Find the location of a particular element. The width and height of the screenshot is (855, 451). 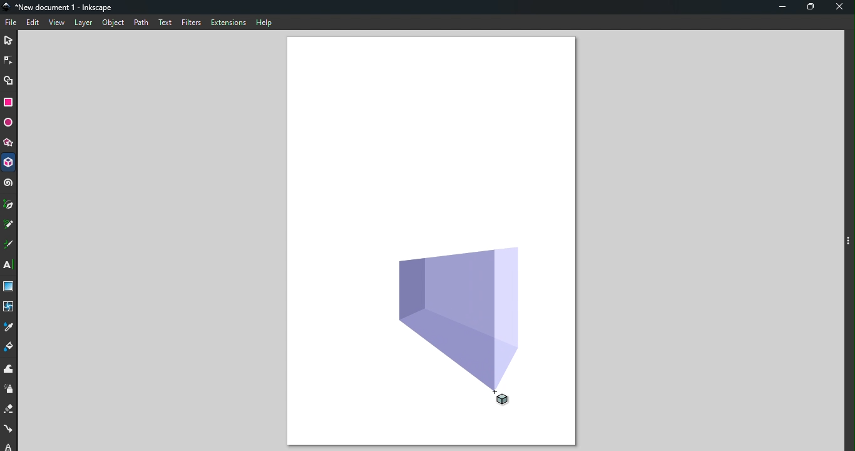

Calligraphy tool is located at coordinates (10, 246).